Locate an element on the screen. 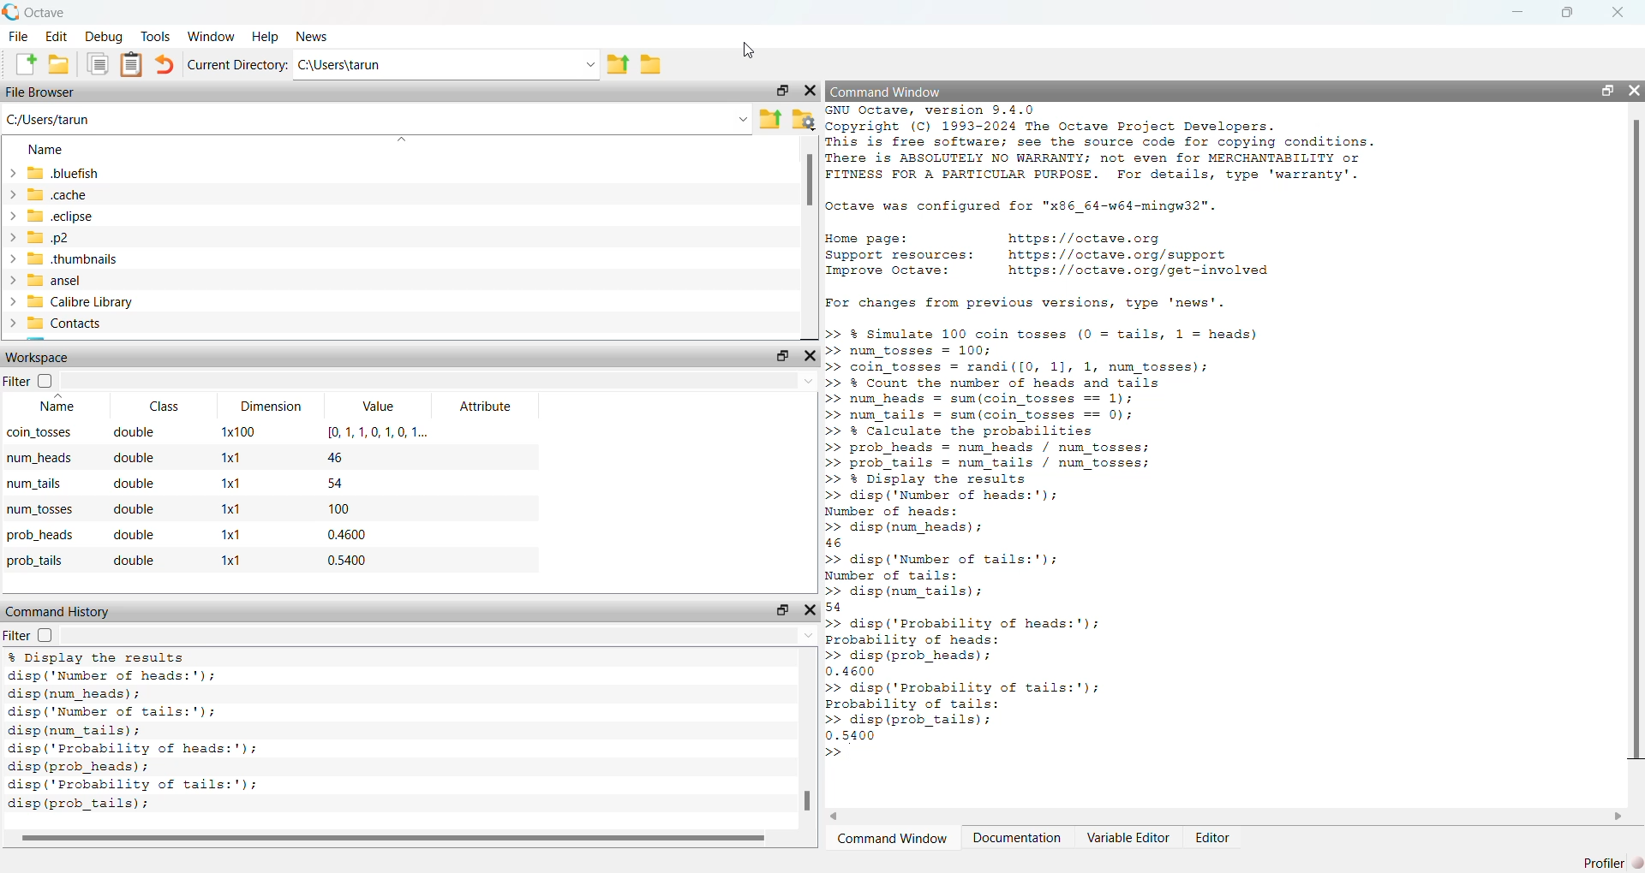 Image resolution: width=1645 pixels, height=873 pixels. num_tosses is located at coordinates (40, 509).